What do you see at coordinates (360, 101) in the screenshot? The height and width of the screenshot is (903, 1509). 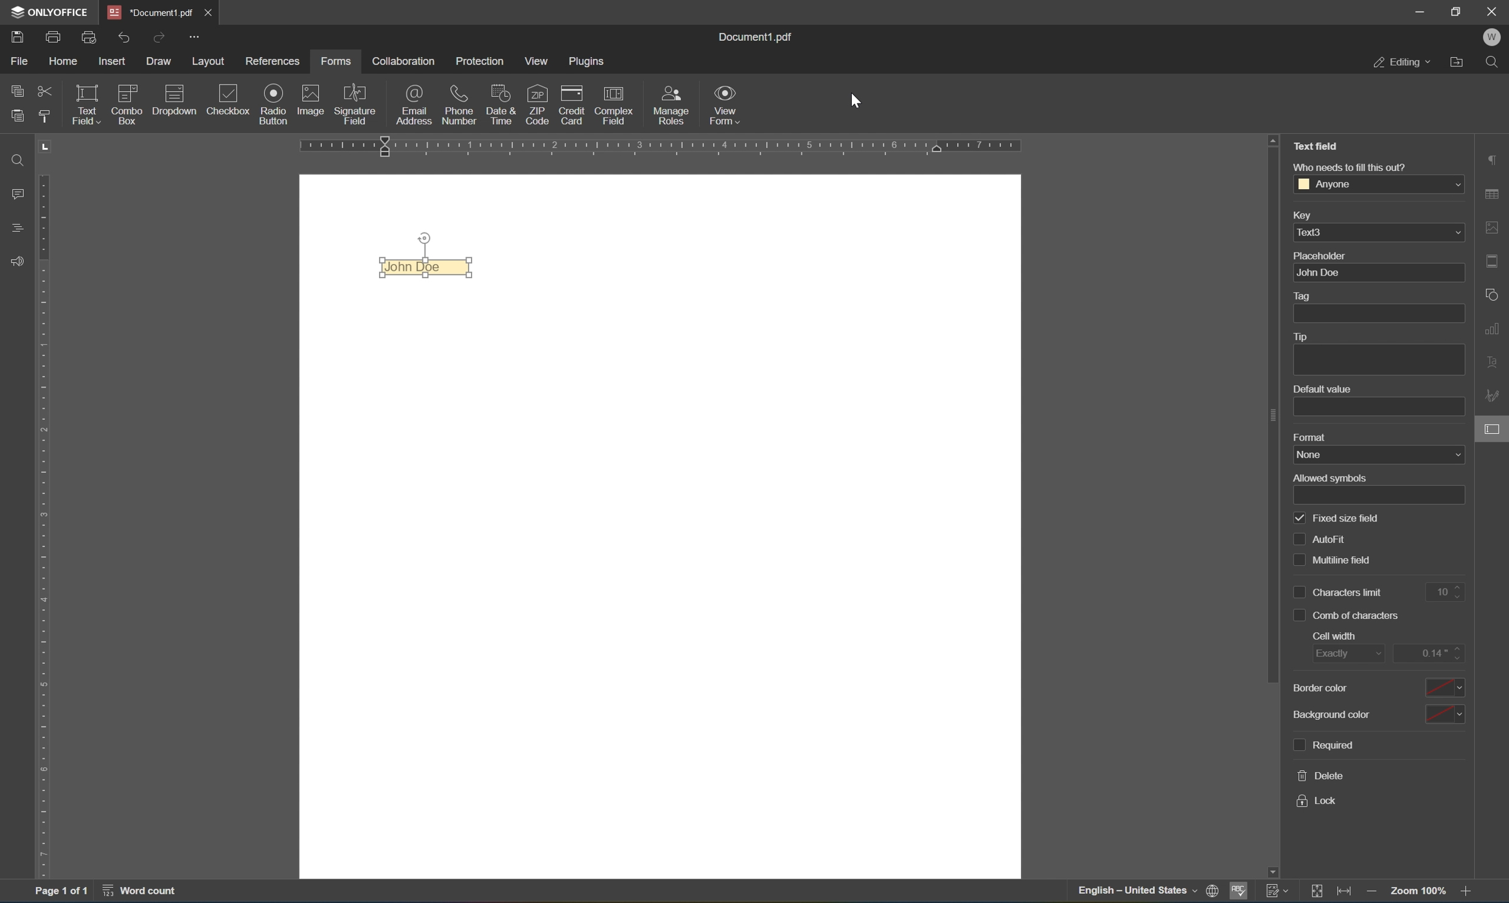 I see `signature field` at bounding box center [360, 101].